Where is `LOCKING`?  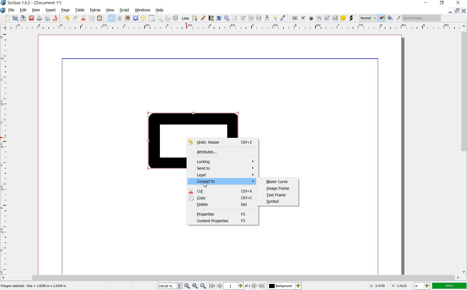 LOCKING is located at coordinates (224, 161).